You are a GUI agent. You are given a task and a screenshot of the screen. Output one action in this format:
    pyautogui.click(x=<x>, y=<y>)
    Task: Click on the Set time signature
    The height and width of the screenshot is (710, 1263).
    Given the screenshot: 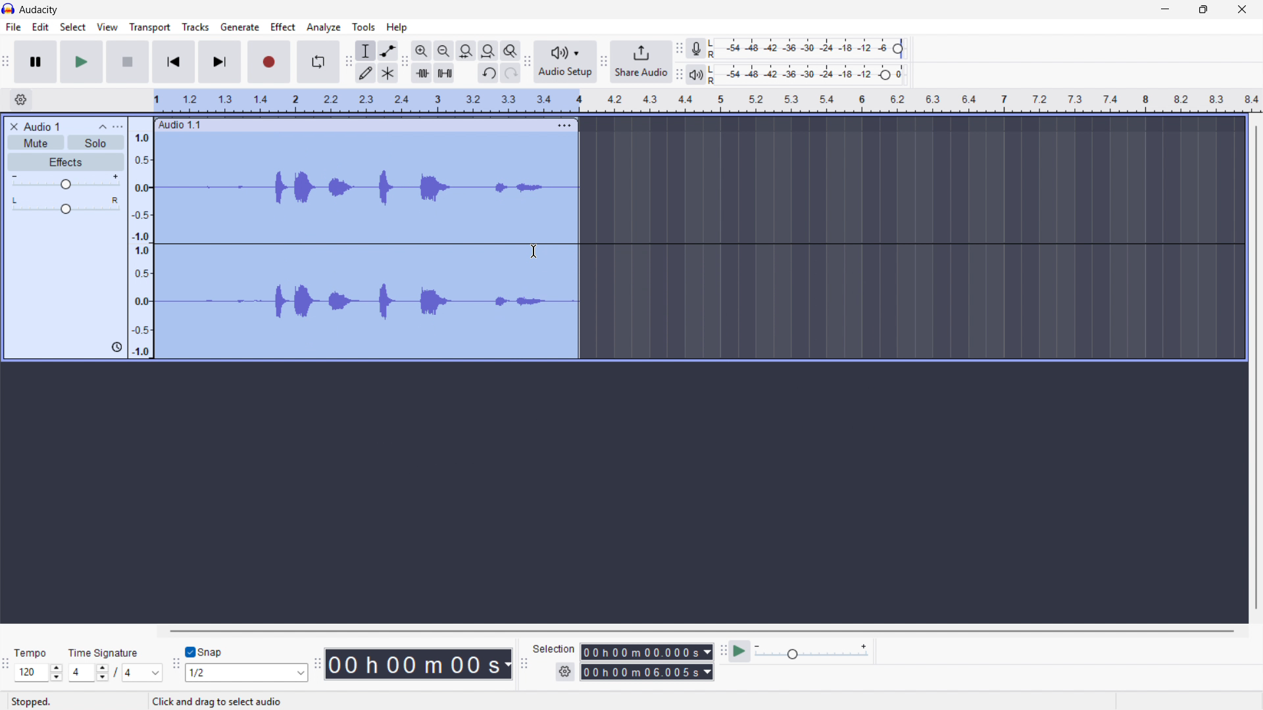 What is the action you would take?
    pyautogui.click(x=116, y=663)
    